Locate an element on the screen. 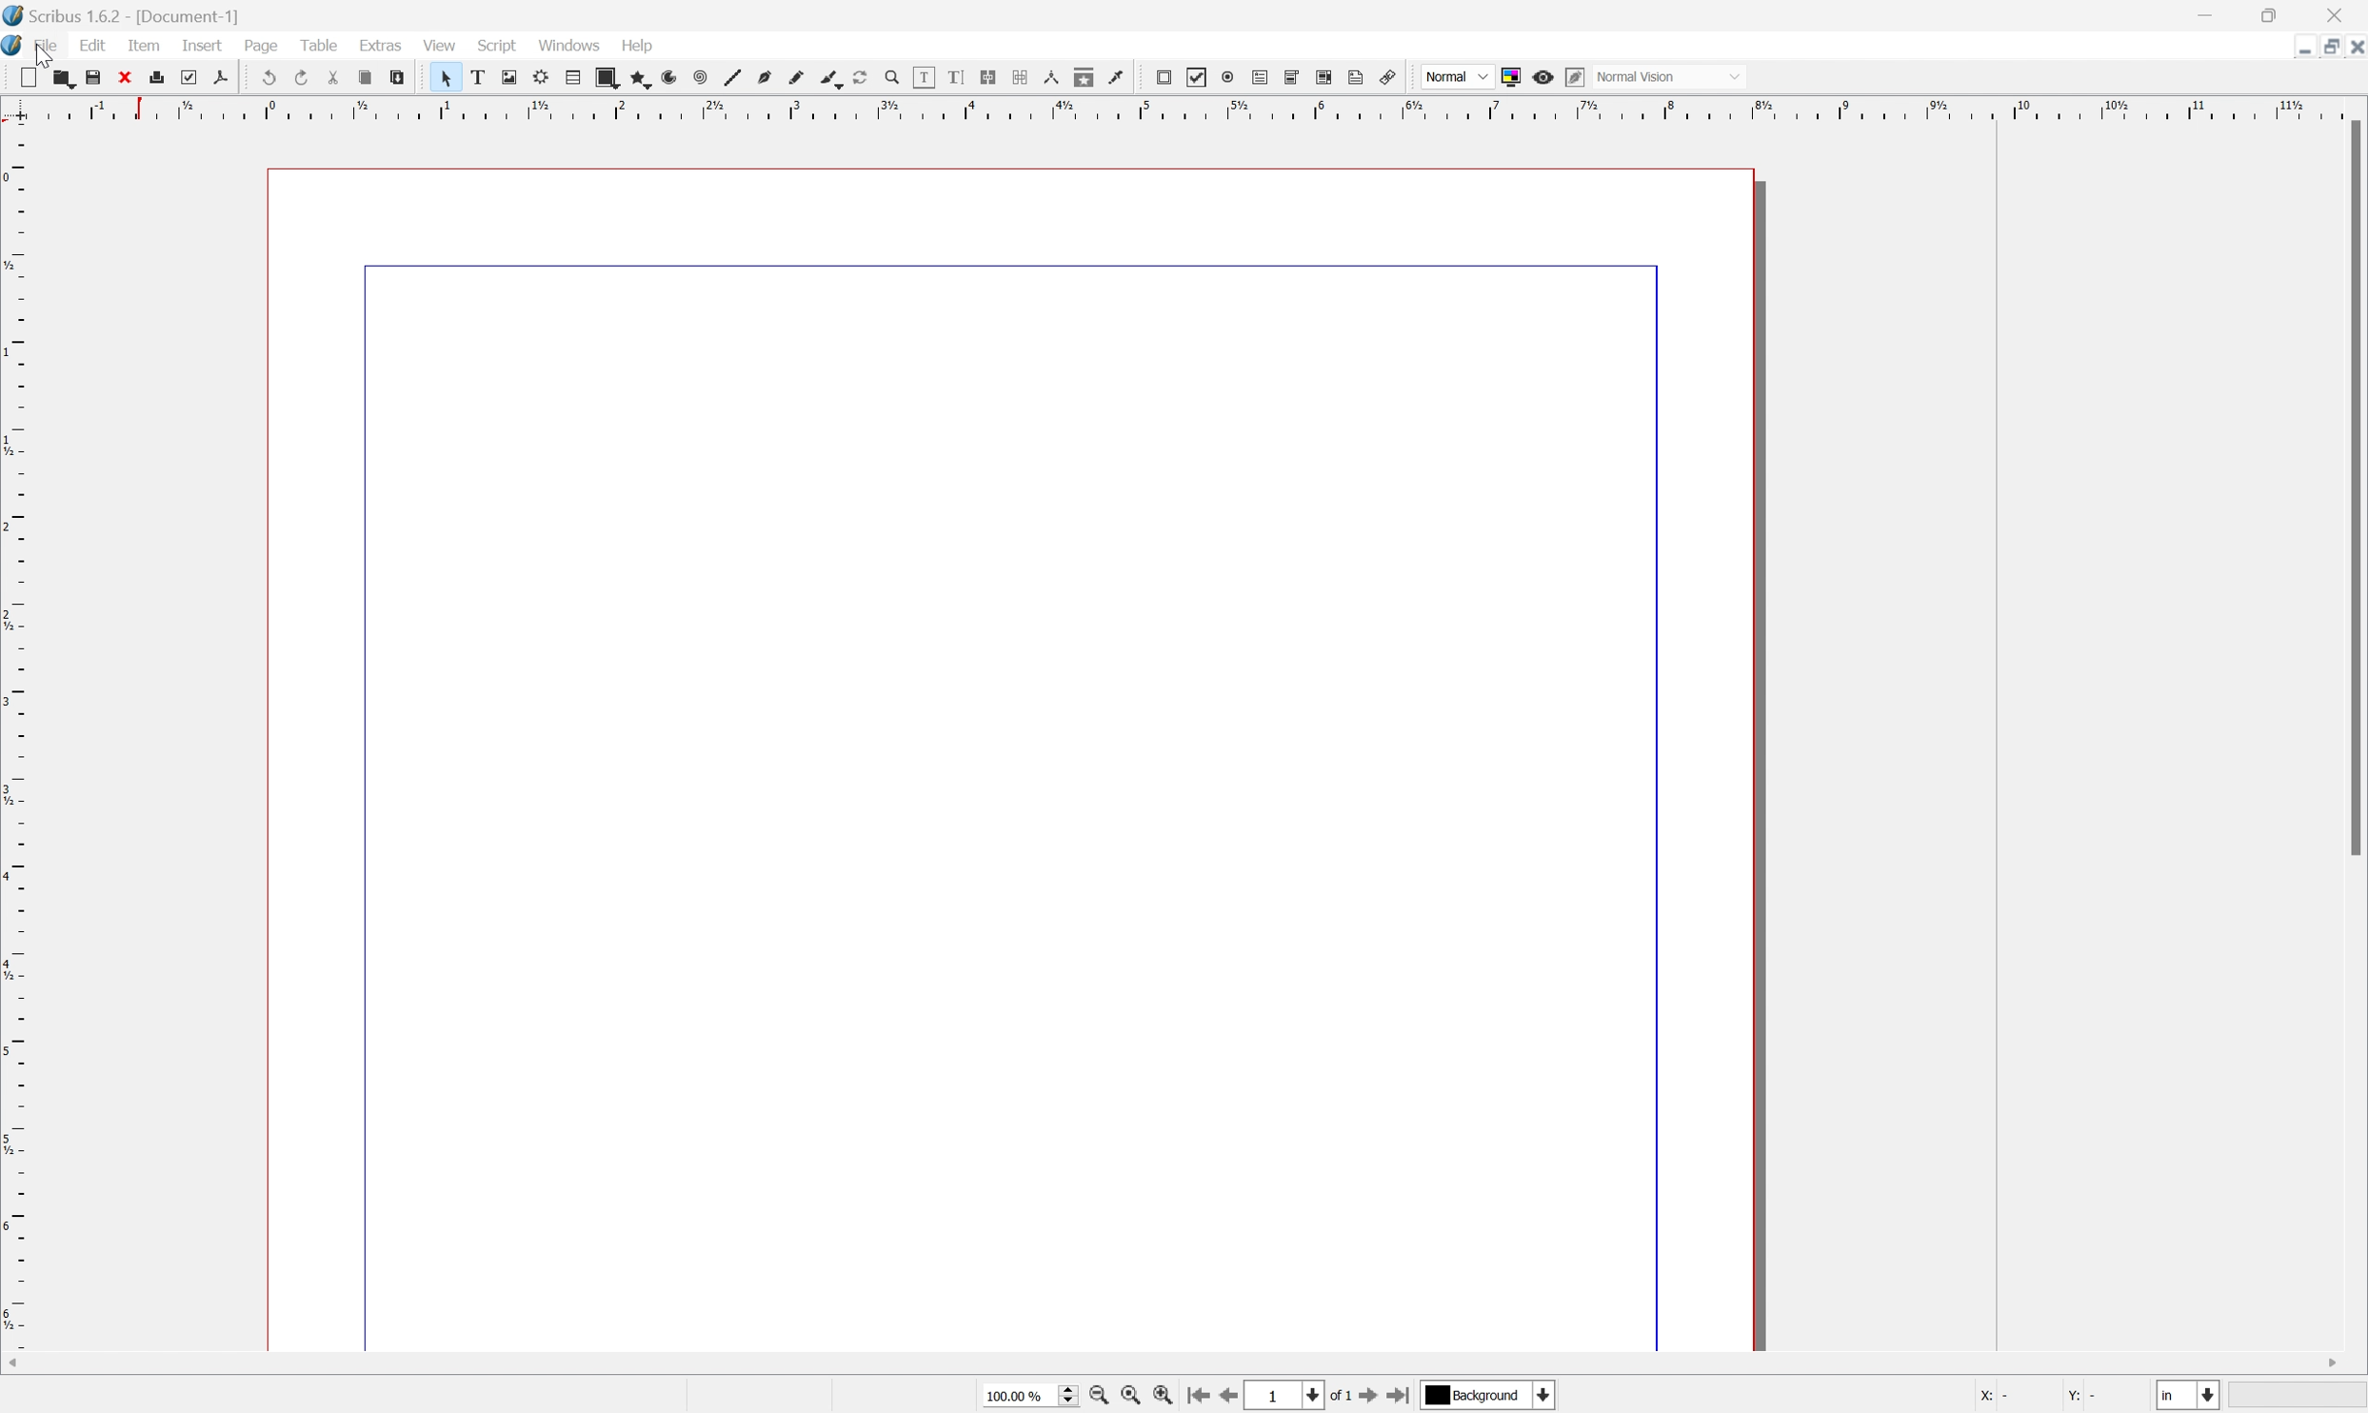 Image resolution: width=2368 pixels, height=1413 pixels. Unlink text frames is located at coordinates (1024, 79).